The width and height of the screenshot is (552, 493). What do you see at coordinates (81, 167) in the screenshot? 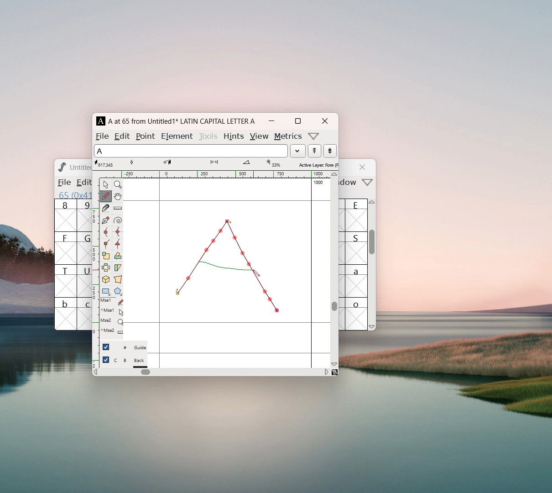
I see `Untitled? Untitled1.sfd (1508859-1)` at bounding box center [81, 167].